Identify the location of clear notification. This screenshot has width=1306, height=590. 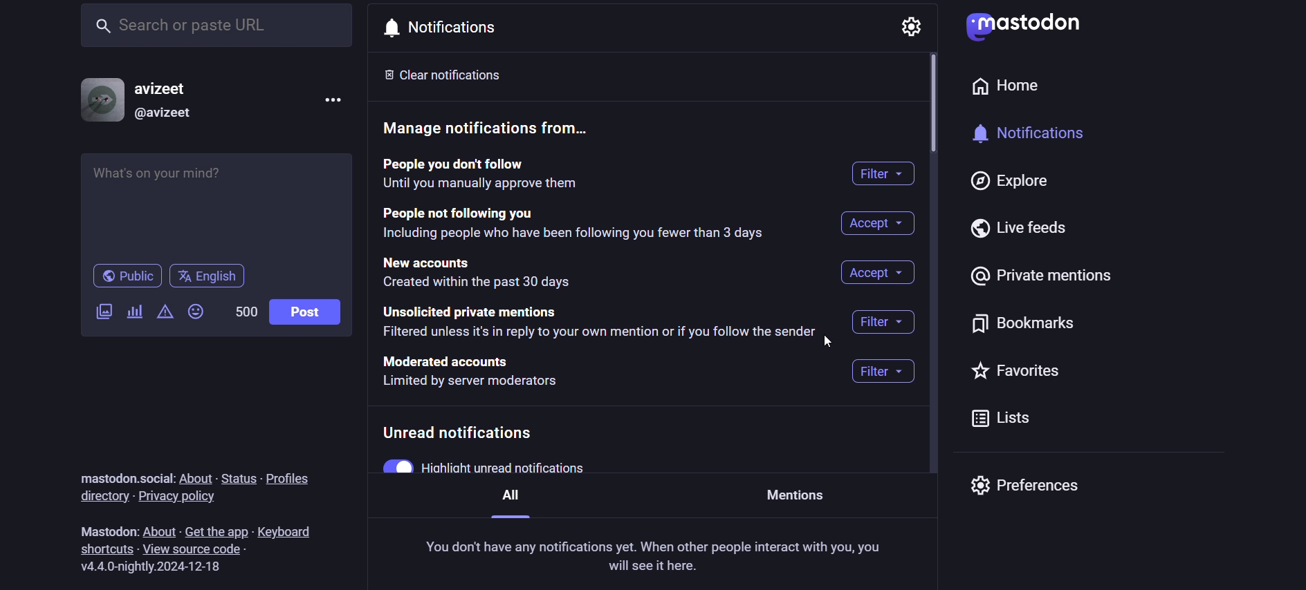
(449, 75).